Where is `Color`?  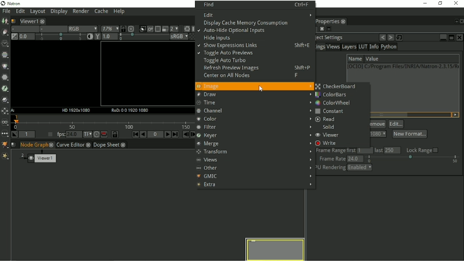 Color is located at coordinates (6, 66).